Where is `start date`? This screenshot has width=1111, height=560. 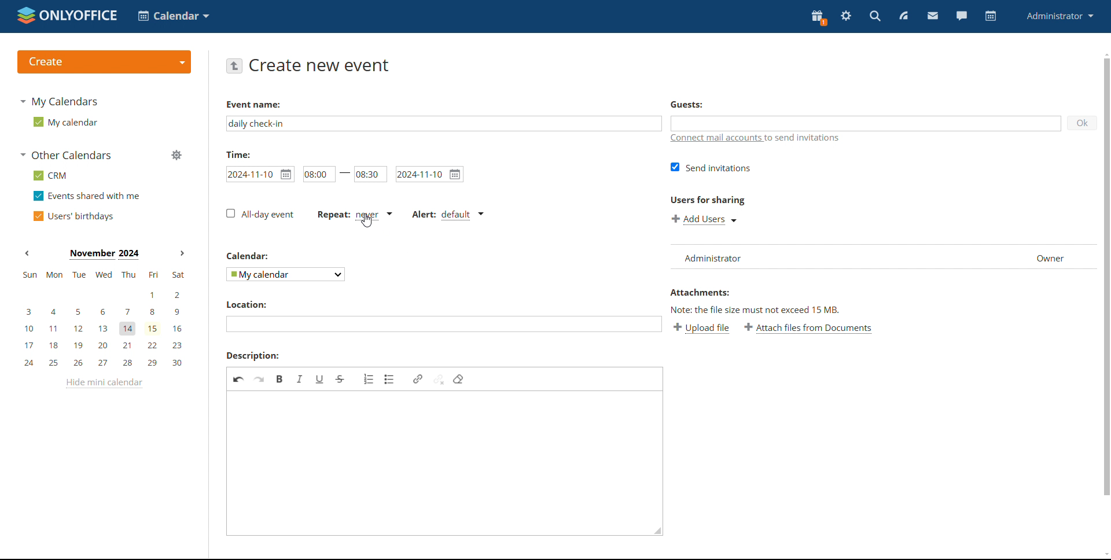
start date is located at coordinates (260, 173).